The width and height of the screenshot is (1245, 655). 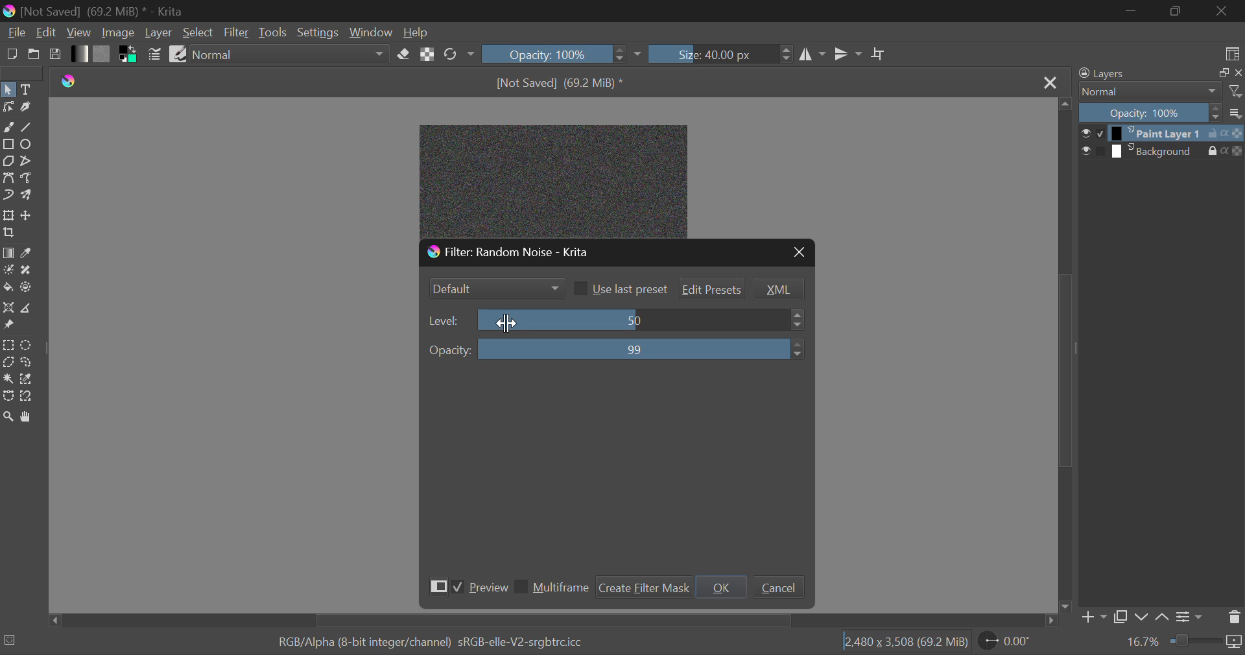 What do you see at coordinates (1133, 11) in the screenshot?
I see `Restore Down` at bounding box center [1133, 11].